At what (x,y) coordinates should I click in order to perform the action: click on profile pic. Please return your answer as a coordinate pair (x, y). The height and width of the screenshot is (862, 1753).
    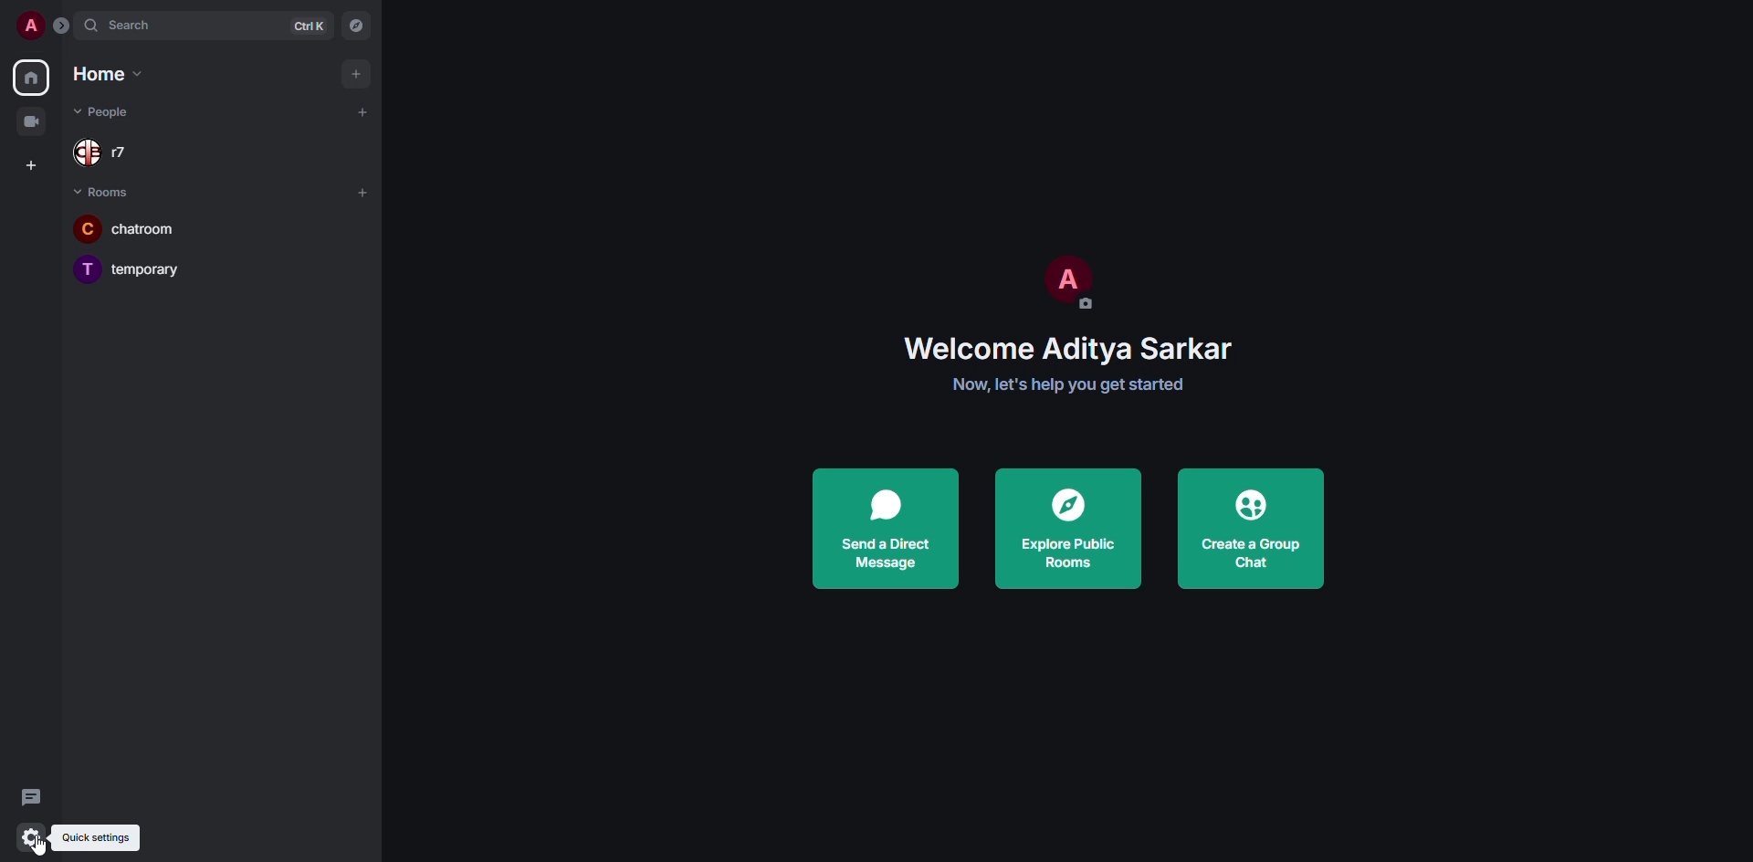
    Looking at the image, I should click on (1066, 283).